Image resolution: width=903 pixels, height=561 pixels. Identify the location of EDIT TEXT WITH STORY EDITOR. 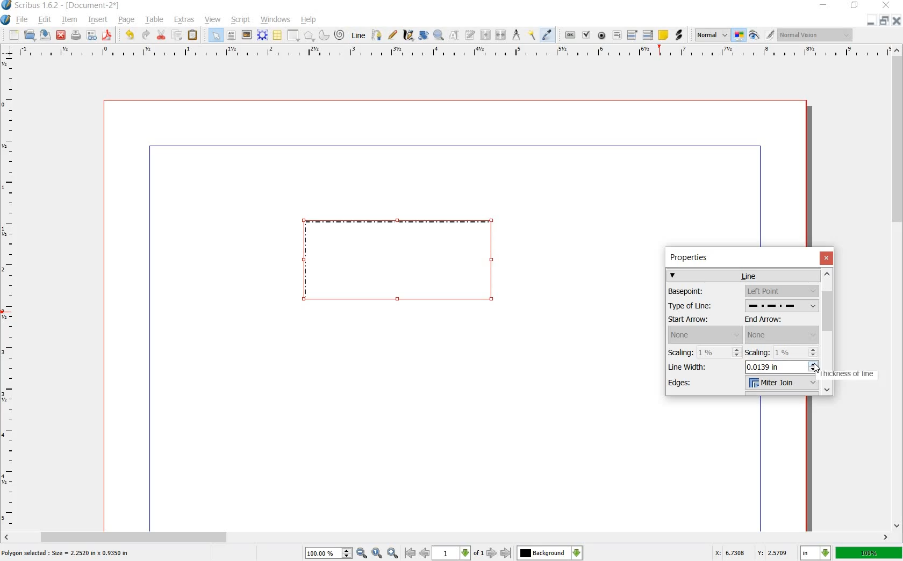
(470, 35).